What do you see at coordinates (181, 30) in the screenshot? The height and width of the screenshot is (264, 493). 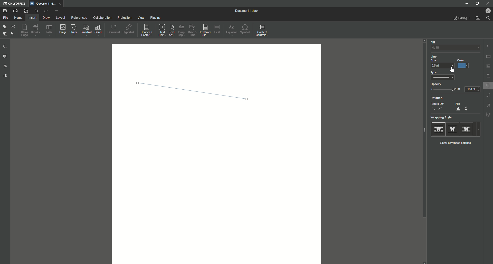 I see `Drop Cap` at bounding box center [181, 30].